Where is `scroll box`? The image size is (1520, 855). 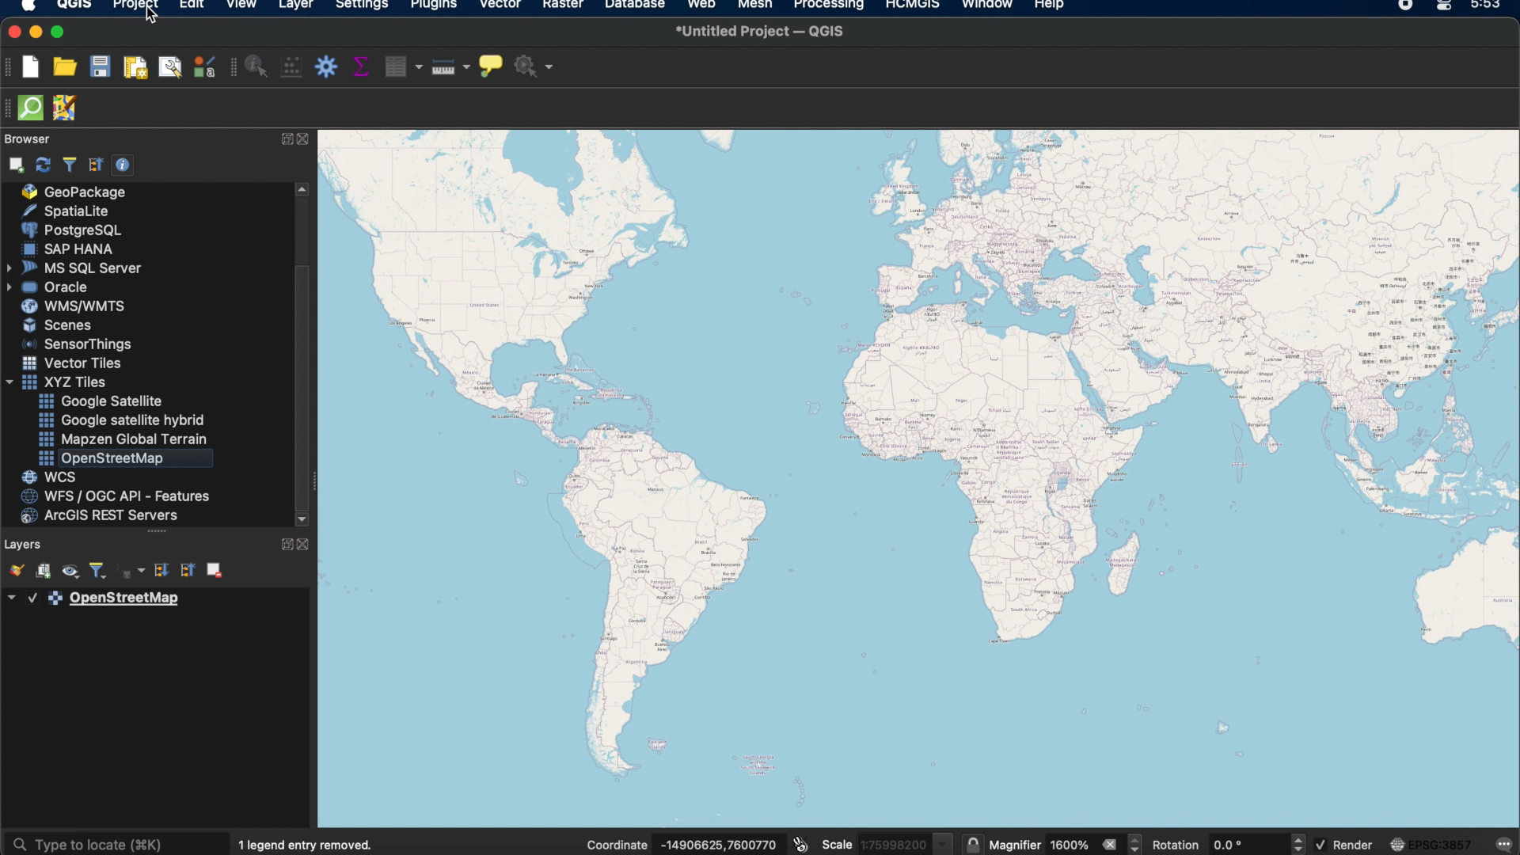 scroll box is located at coordinates (305, 369).